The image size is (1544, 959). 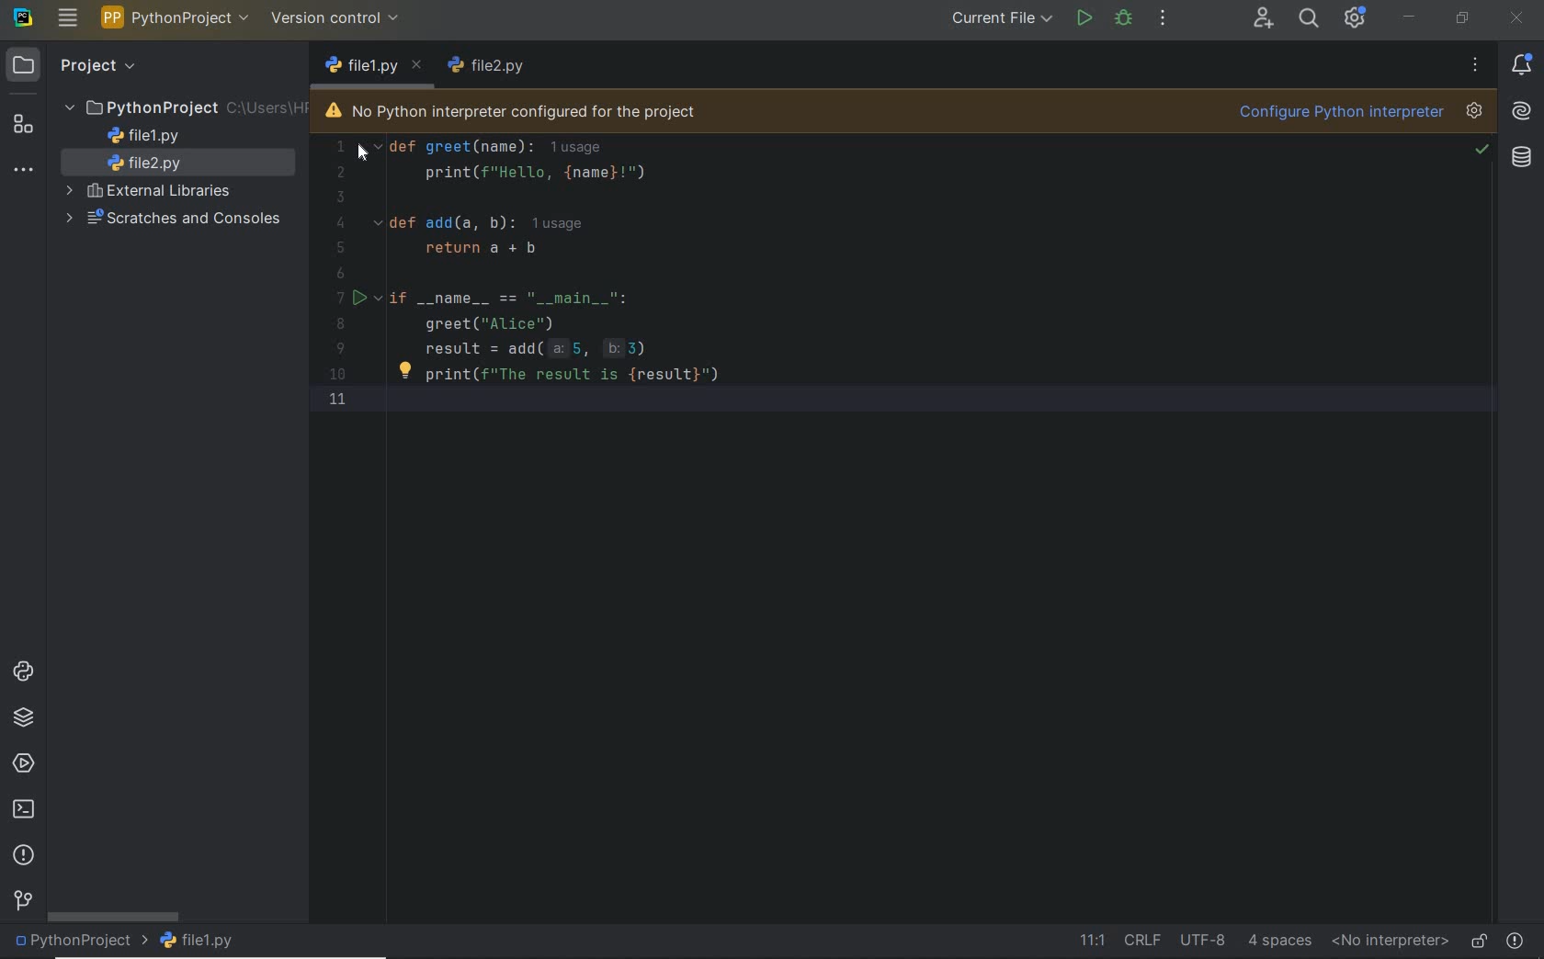 What do you see at coordinates (22, 811) in the screenshot?
I see `terminal` at bounding box center [22, 811].